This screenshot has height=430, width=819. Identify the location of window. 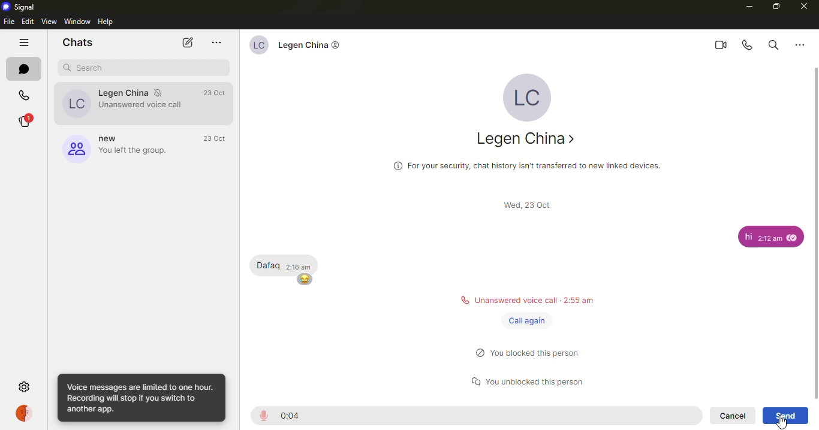
(78, 20).